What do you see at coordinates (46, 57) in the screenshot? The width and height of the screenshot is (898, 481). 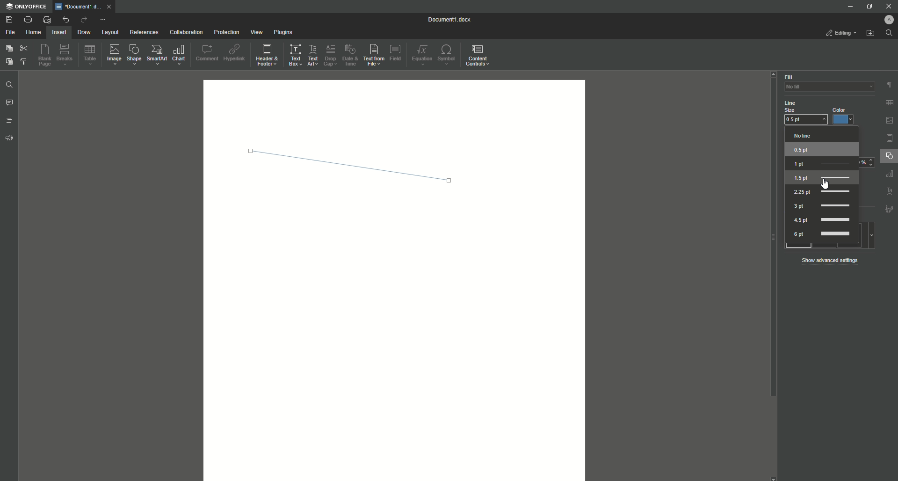 I see `Blank Page` at bounding box center [46, 57].